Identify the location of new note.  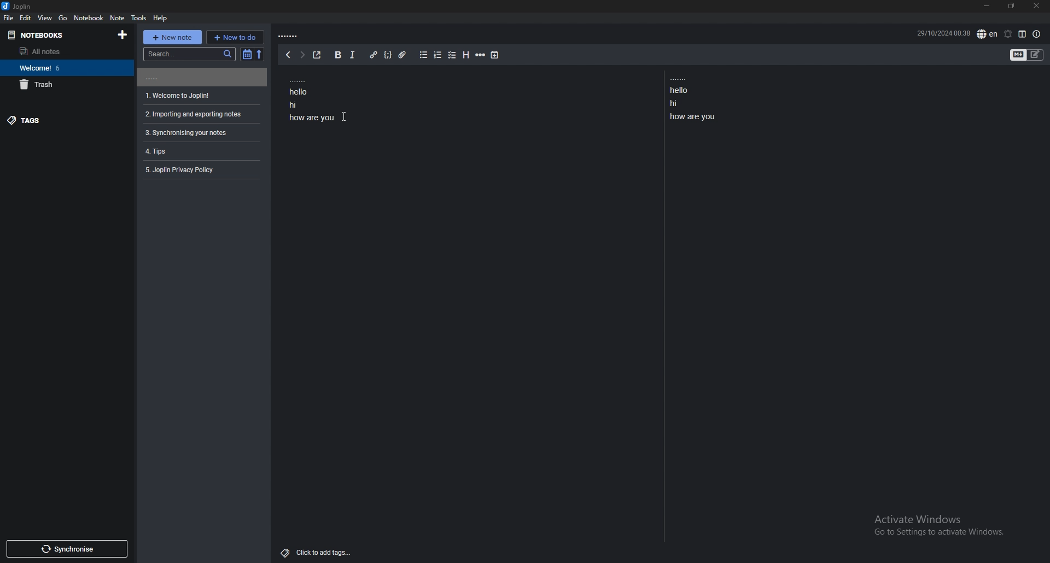
(171, 37).